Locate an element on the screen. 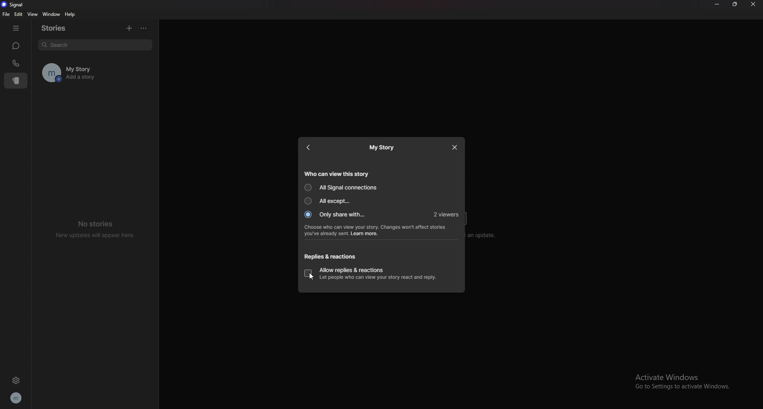 Image resolution: width=763 pixels, height=409 pixels. Go to Settings to activate Windows. is located at coordinates (686, 388).